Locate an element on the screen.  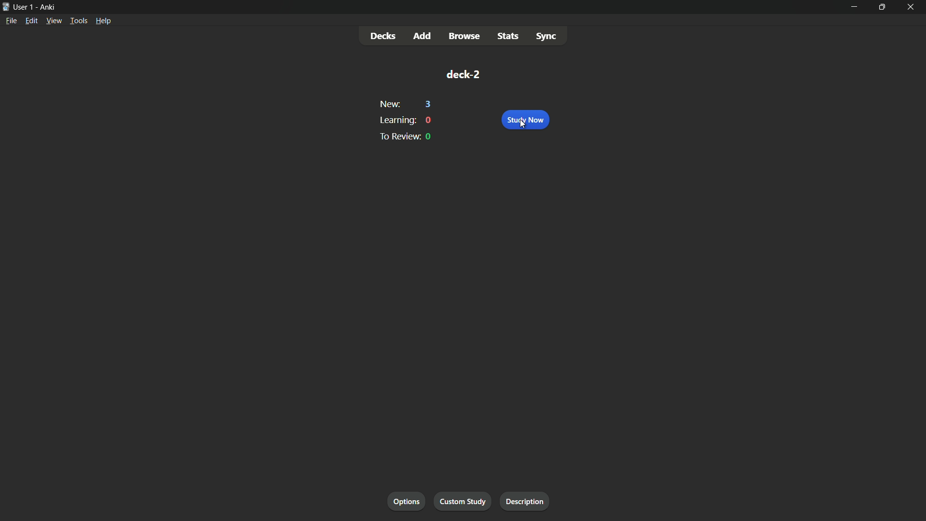
tools menu is located at coordinates (79, 21).